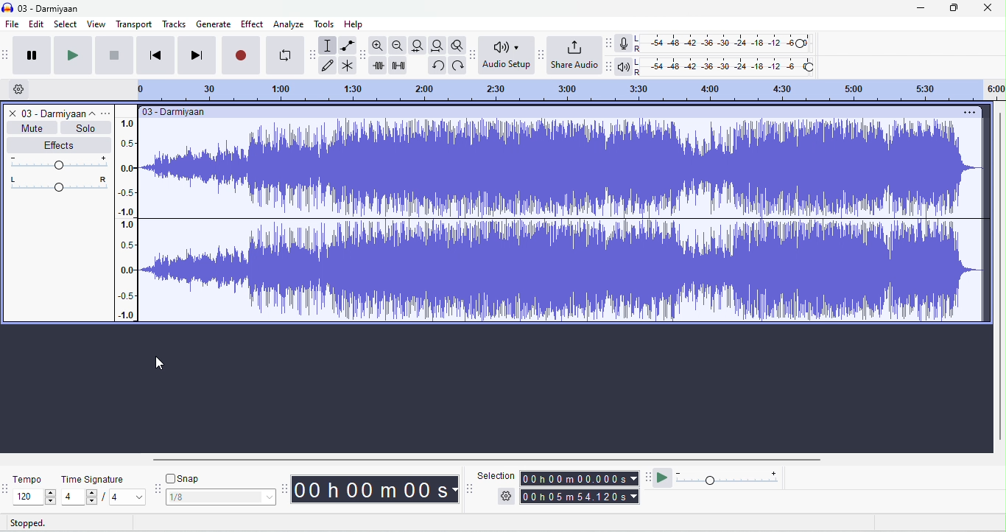  I want to click on share audio toolbar, so click(541, 54).